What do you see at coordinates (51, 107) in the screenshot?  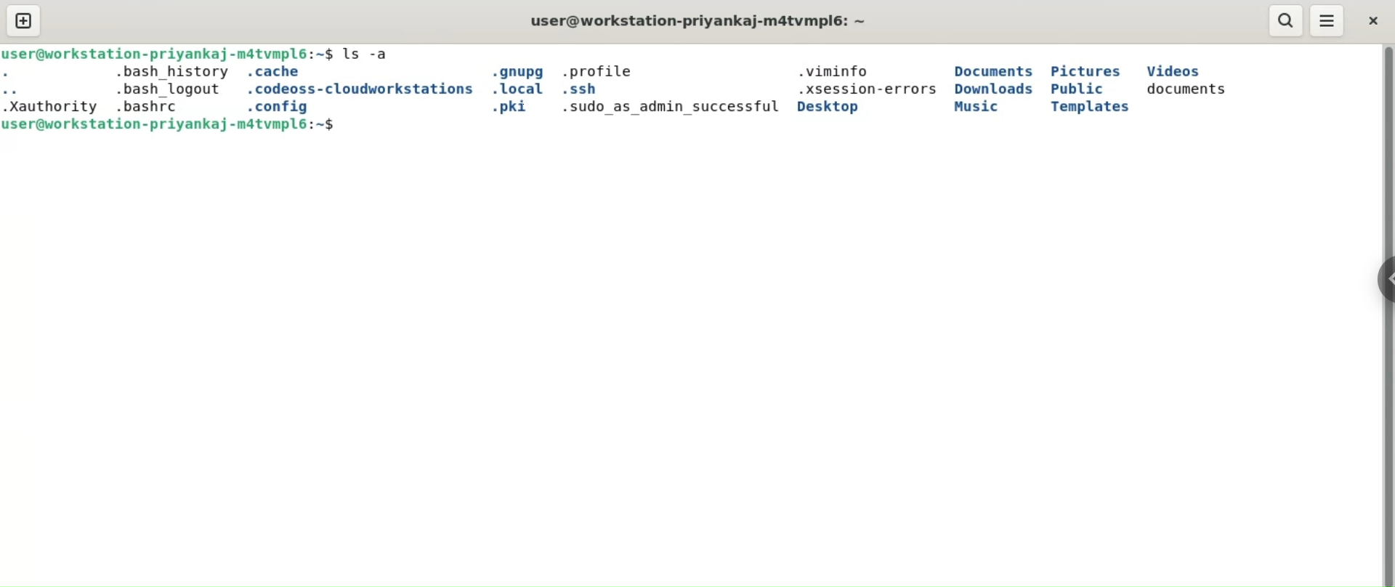 I see `.Xauthority` at bounding box center [51, 107].